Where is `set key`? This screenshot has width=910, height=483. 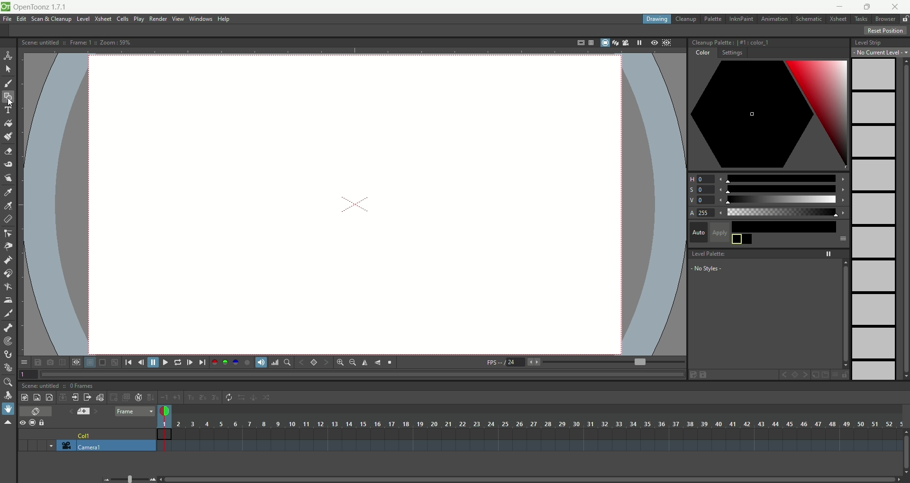
set key is located at coordinates (313, 362).